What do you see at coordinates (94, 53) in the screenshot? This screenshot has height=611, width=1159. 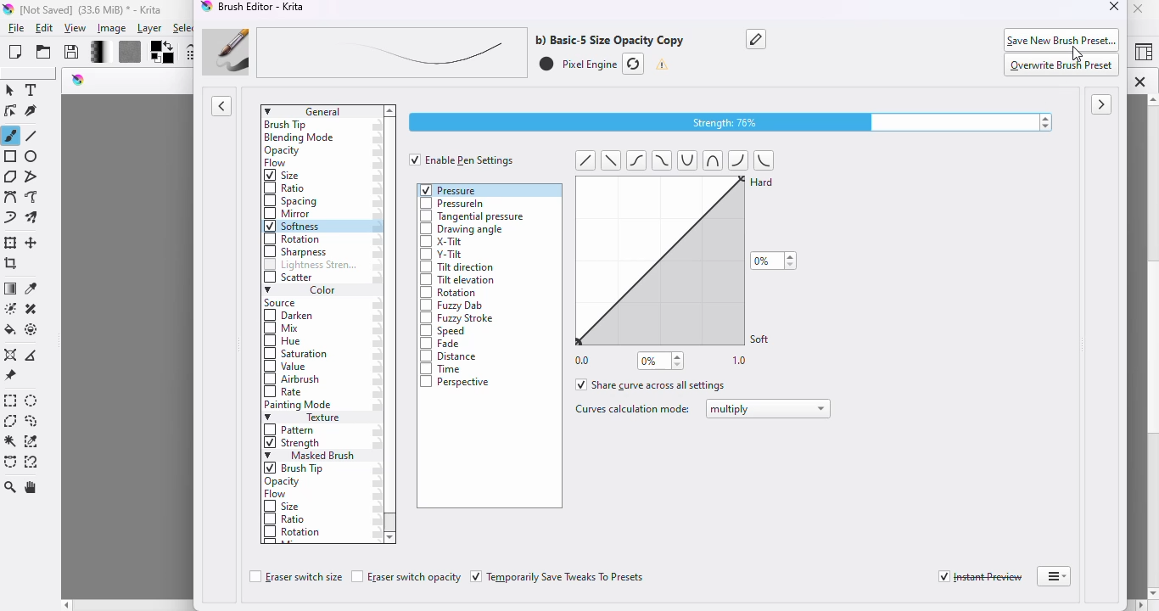 I see `fill gradients` at bounding box center [94, 53].